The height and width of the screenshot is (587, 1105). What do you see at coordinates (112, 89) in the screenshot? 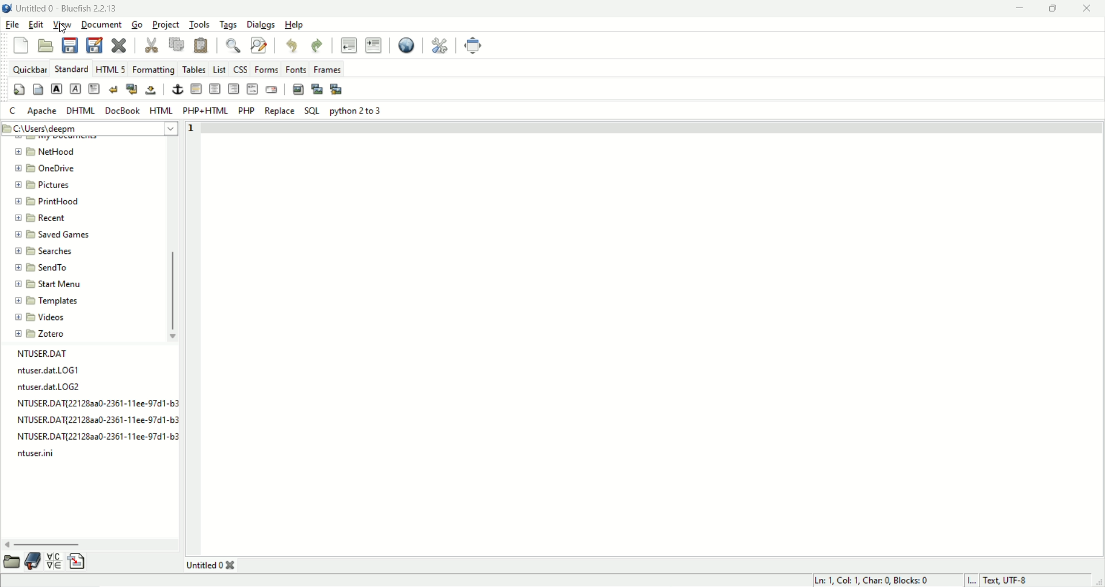
I see `break` at bounding box center [112, 89].